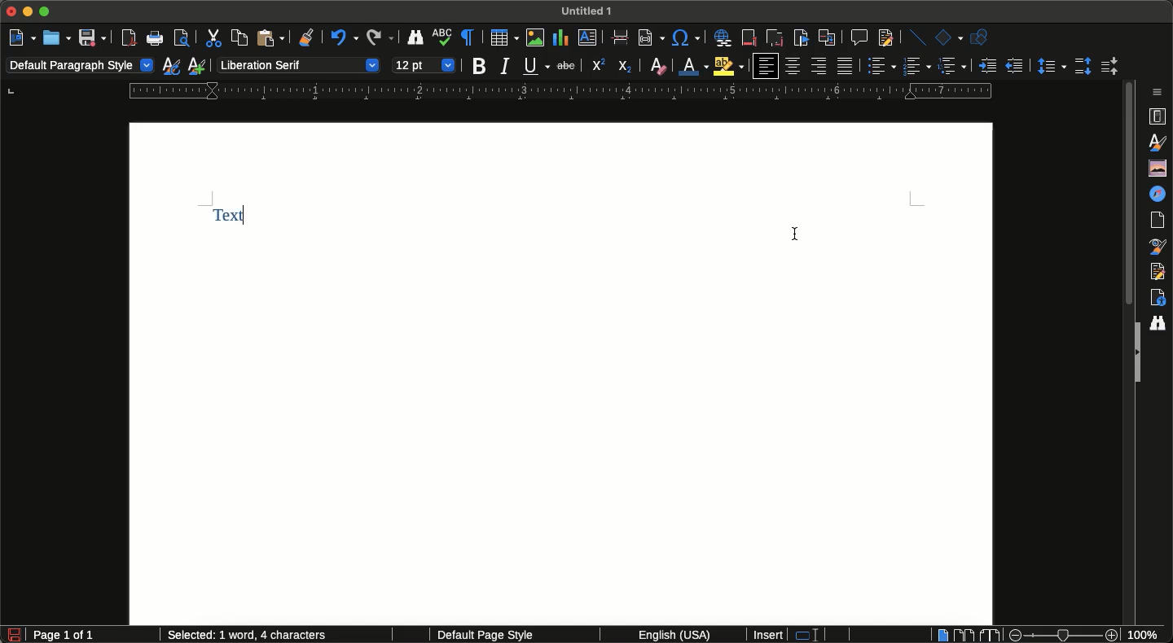 Image resolution: width=1173 pixels, height=643 pixels. I want to click on File name, so click(590, 10).